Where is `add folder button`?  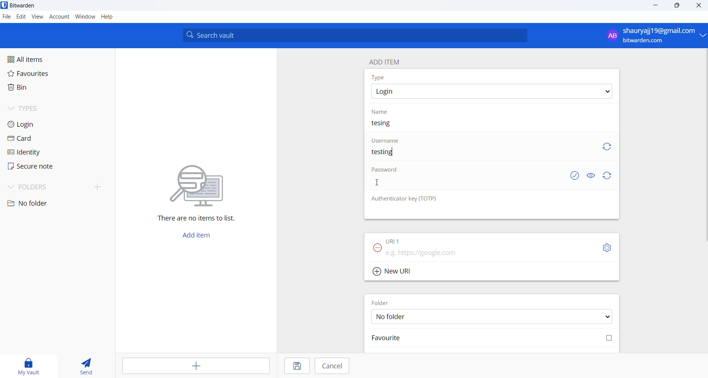
add folder button is located at coordinates (98, 186).